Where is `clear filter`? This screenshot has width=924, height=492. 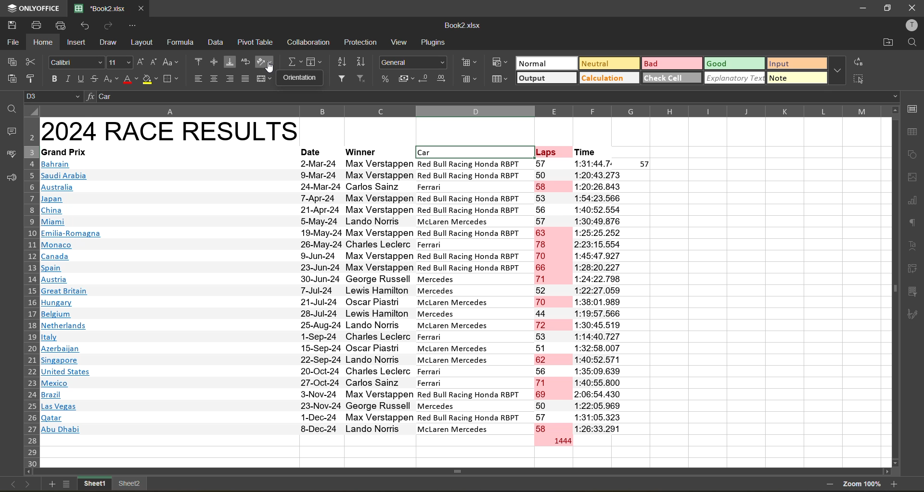
clear filter is located at coordinates (361, 77).